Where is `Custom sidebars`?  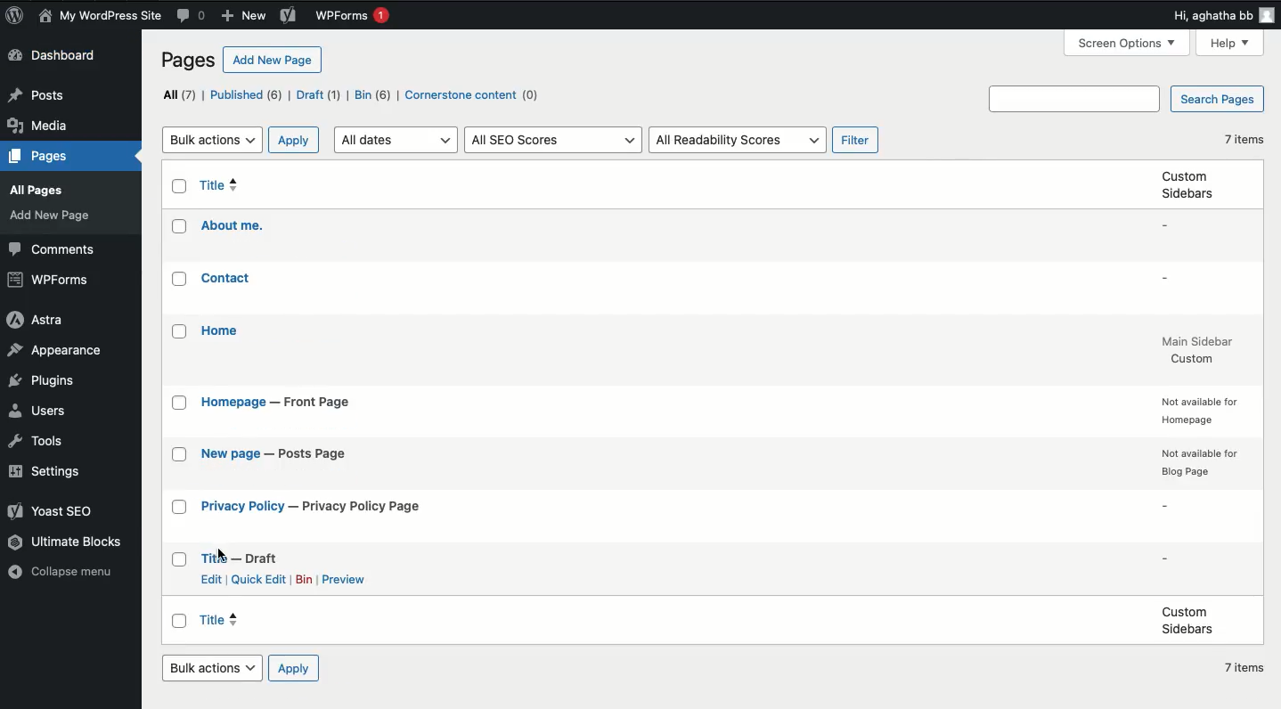 Custom sidebars is located at coordinates (1189, 620).